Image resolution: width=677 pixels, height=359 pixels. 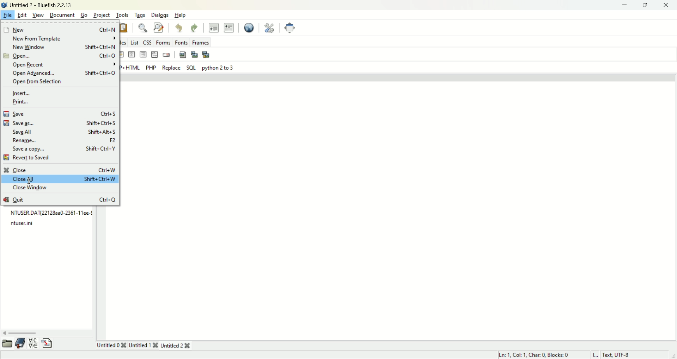 What do you see at coordinates (217, 68) in the screenshot?
I see `PYTHON 2 TO 3` at bounding box center [217, 68].